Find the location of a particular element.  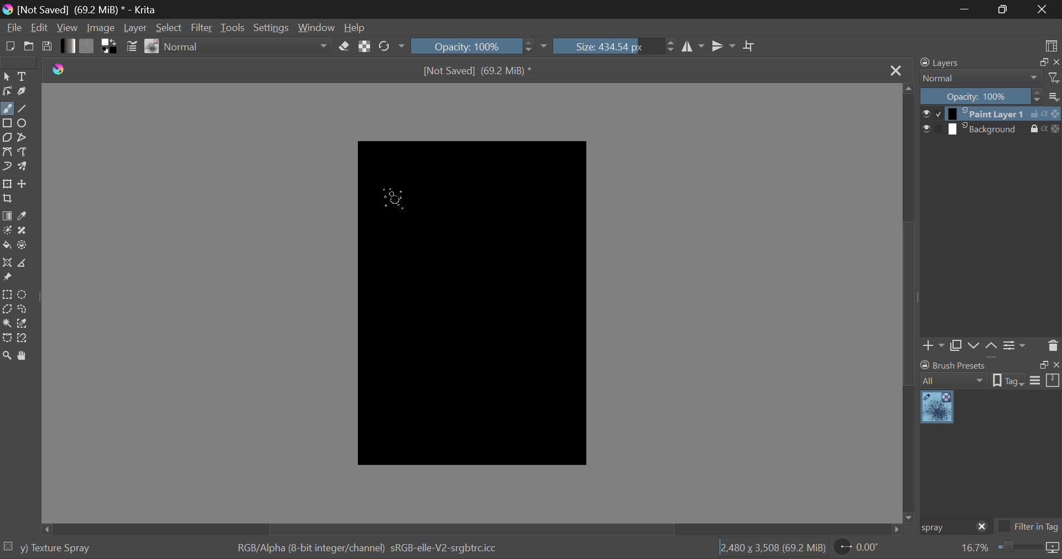

Open is located at coordinates (29, 46).